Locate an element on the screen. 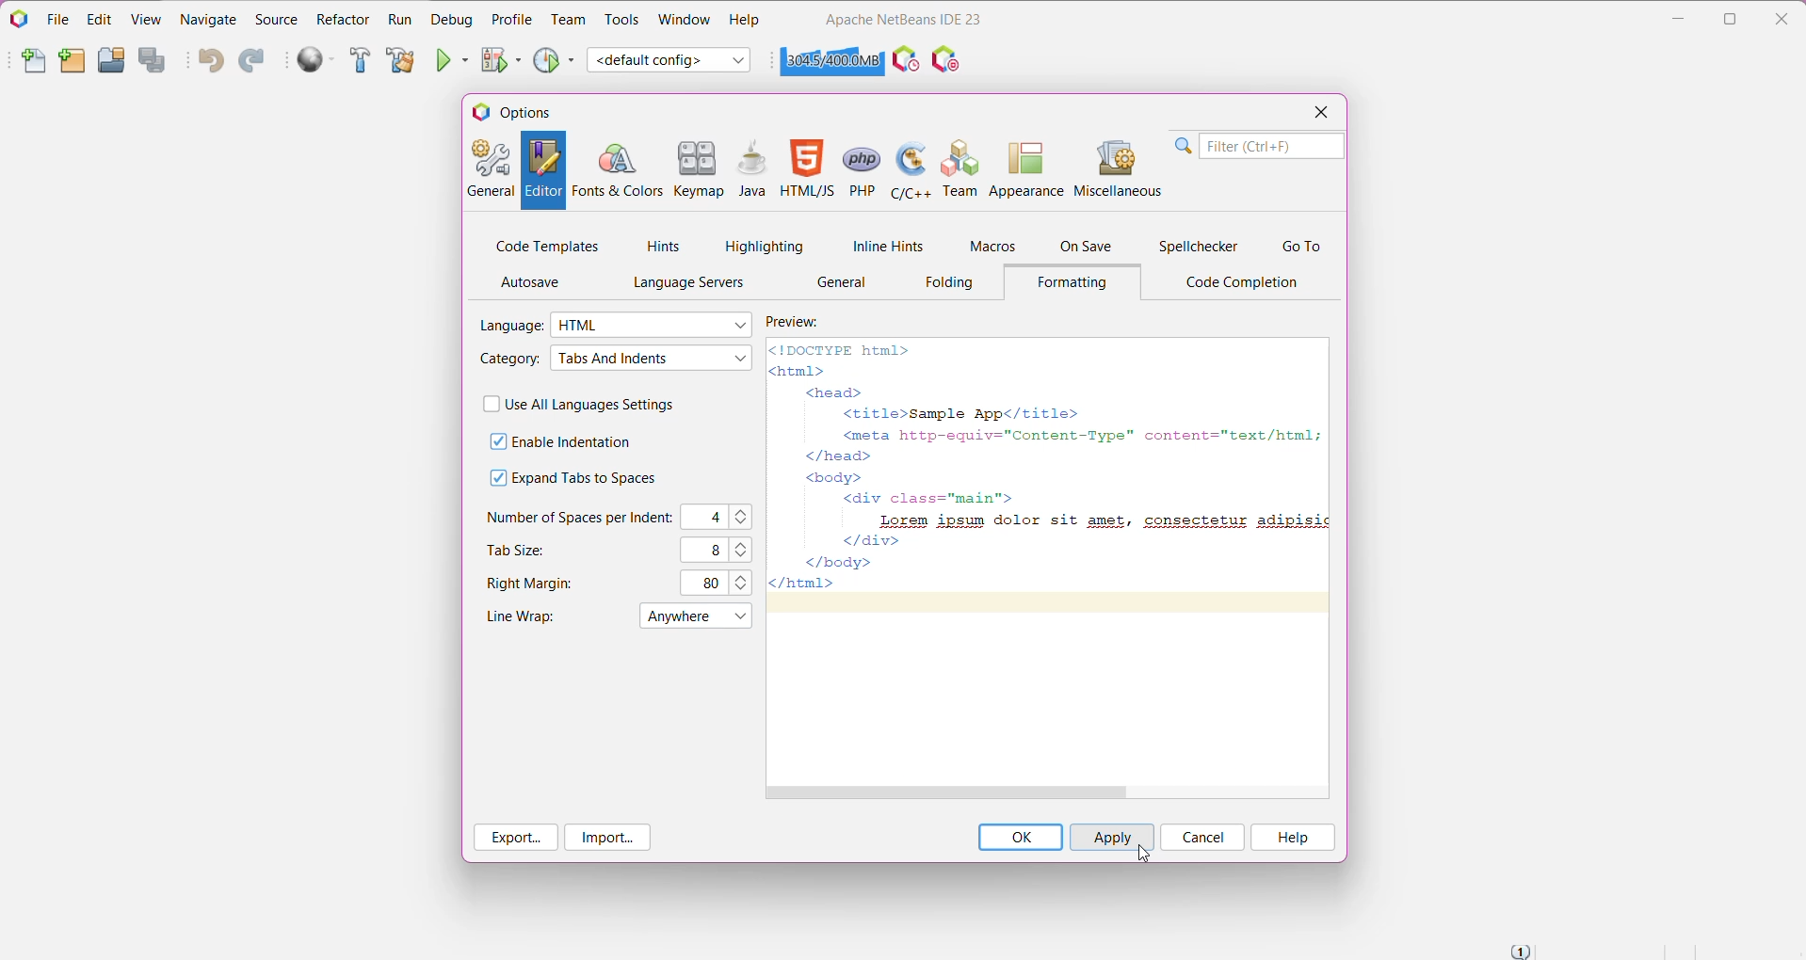 This screenshot has height=960, width=1806. C/C++ is located at coordinates (912, 168).